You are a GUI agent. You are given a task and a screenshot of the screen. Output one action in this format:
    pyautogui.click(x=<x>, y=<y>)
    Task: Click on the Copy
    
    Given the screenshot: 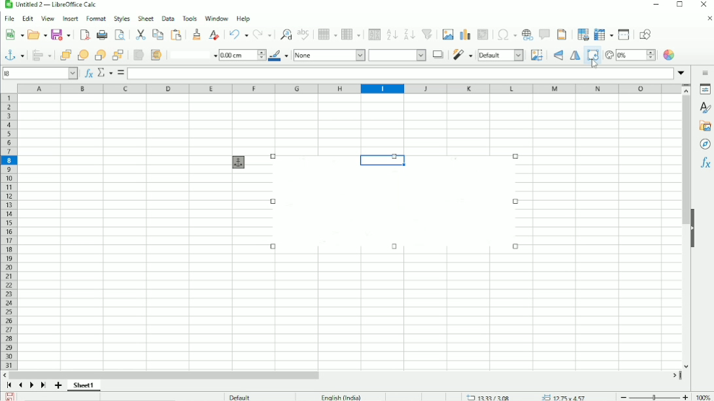 What is the action you would take?
    pyautogui.click(x=158, y=34)
    